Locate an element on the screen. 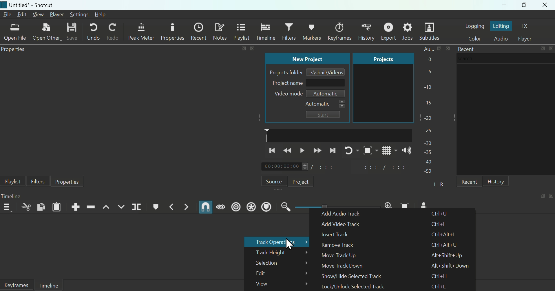  Video mode is located at coordinates (286, 94).